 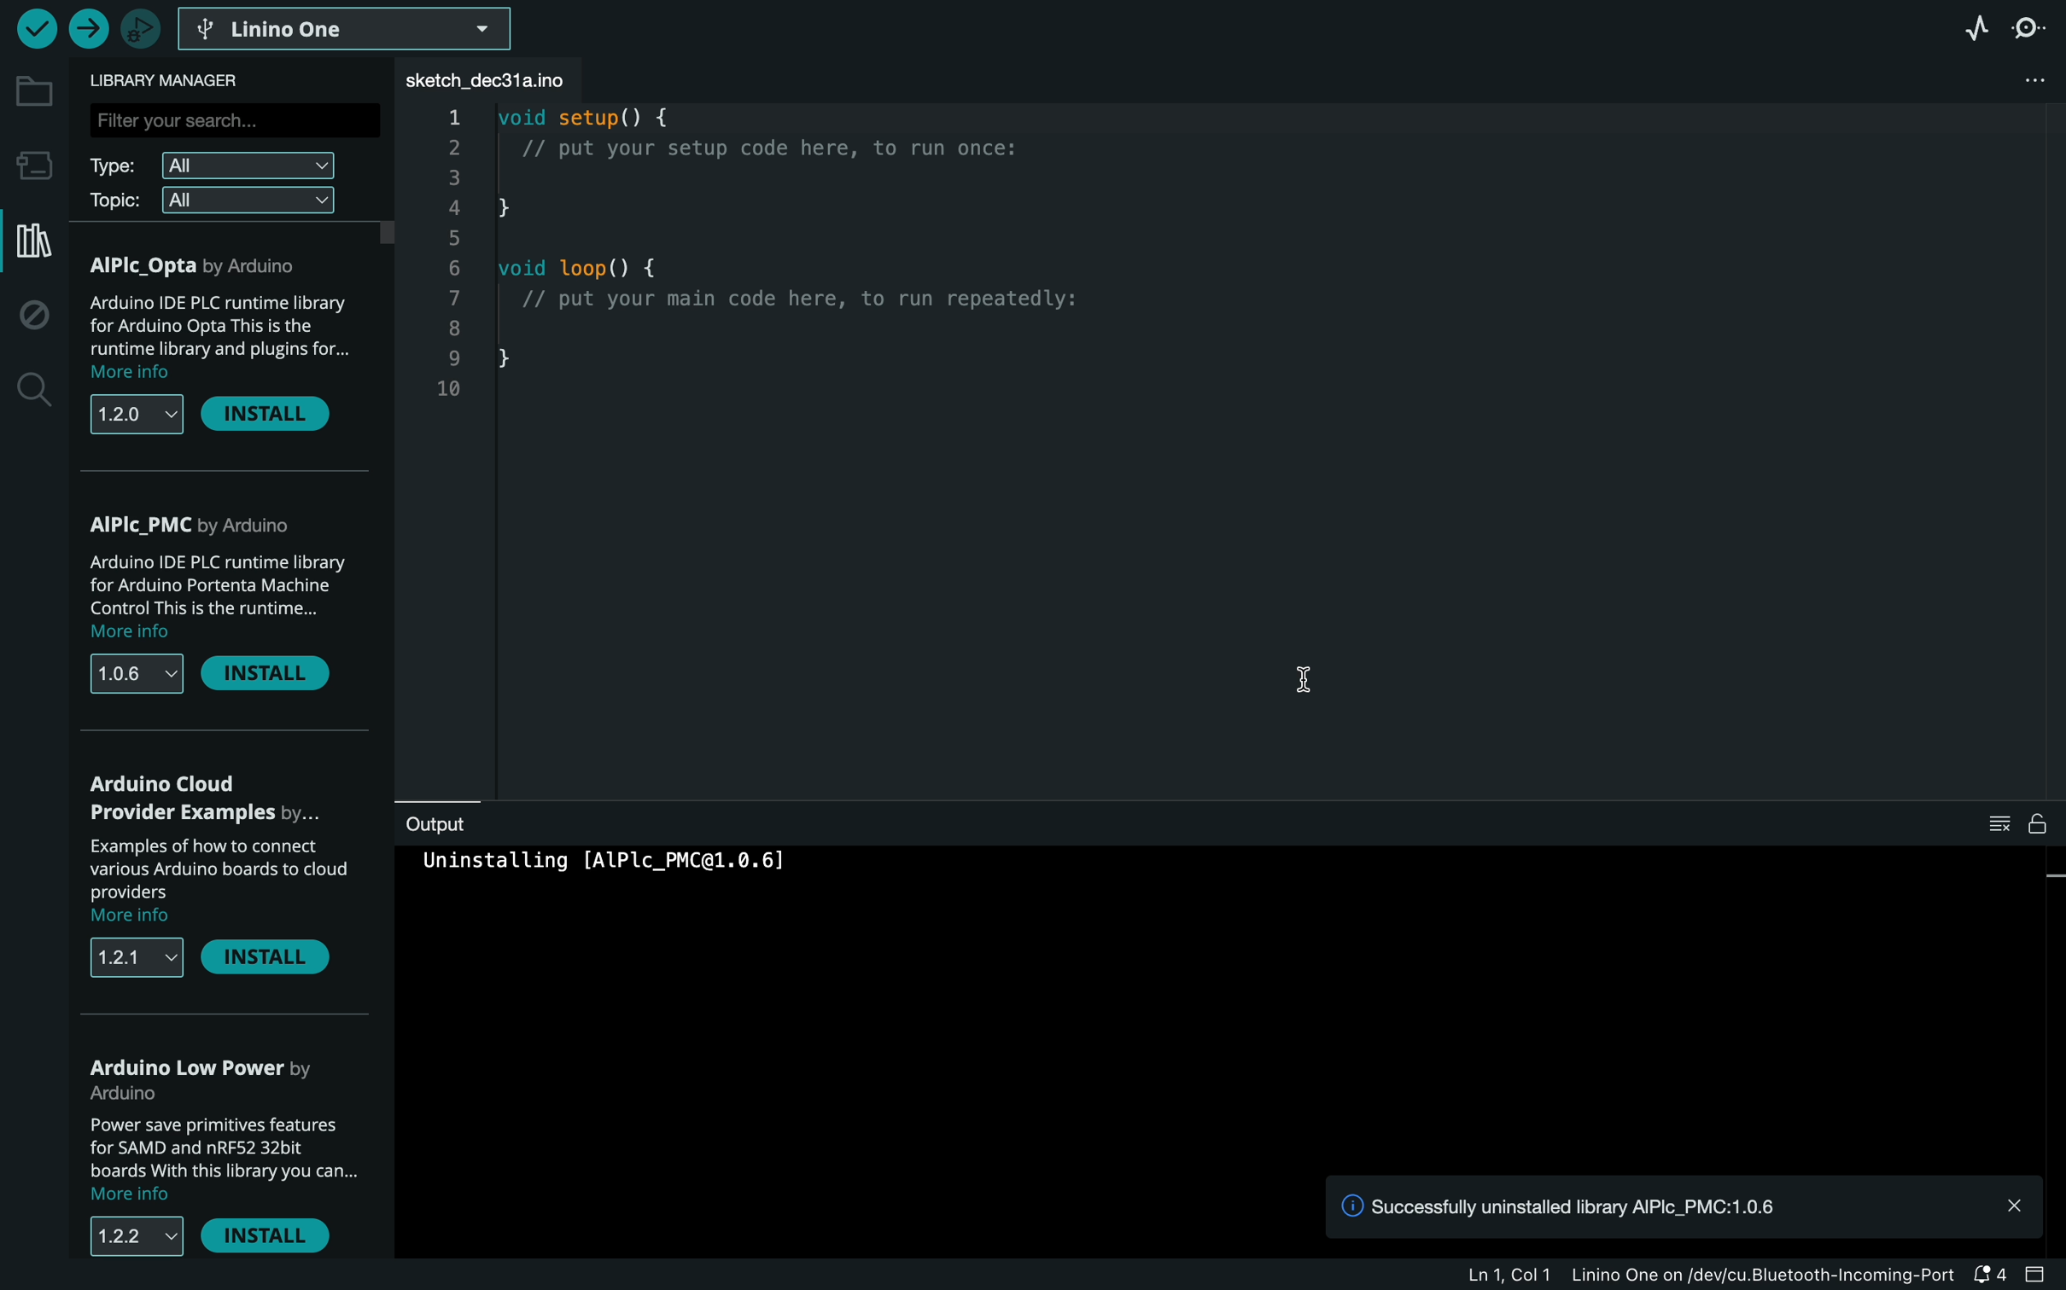 What do you see at coordinates (277, 1237) in the screenshot?
I see `install` at bounding box center [277, 1237].